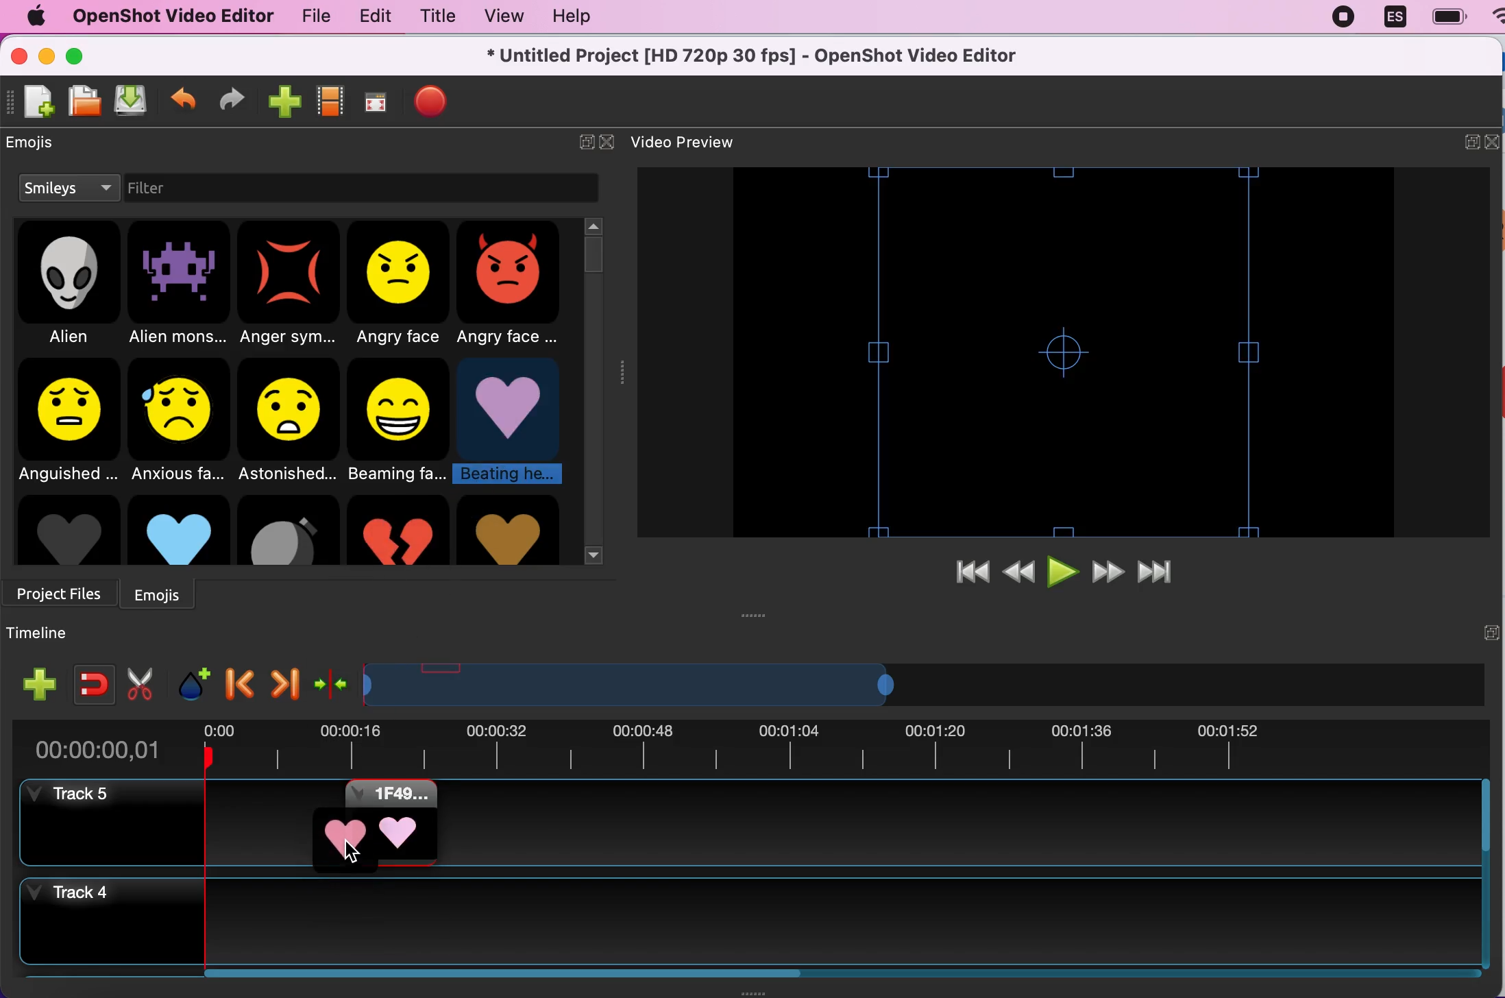  Describe the element at coordinates (1167, 567) in the screenshot. I see `jump to end` at that location.